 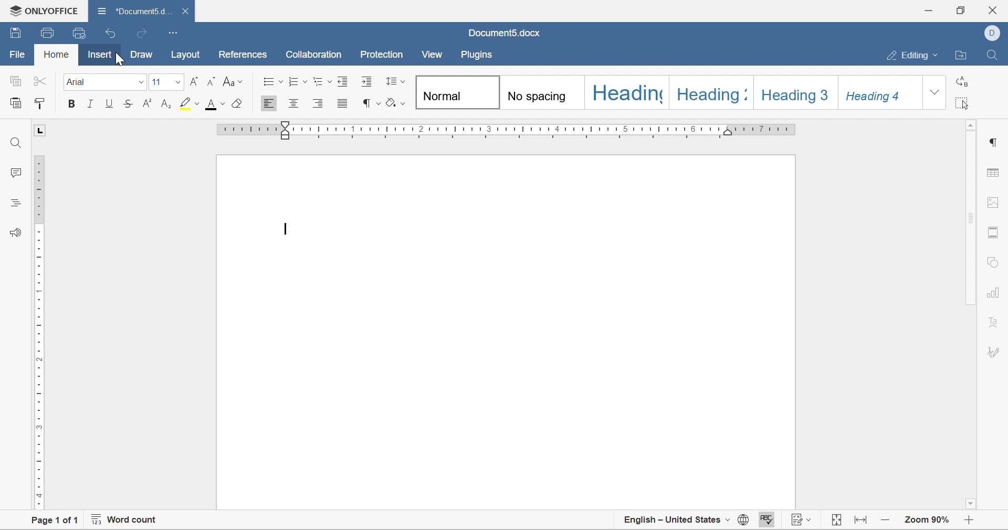 What do you see at coordinates (143, 35) in the screenshot?
I see `redo` at bounding box center [143, 35].